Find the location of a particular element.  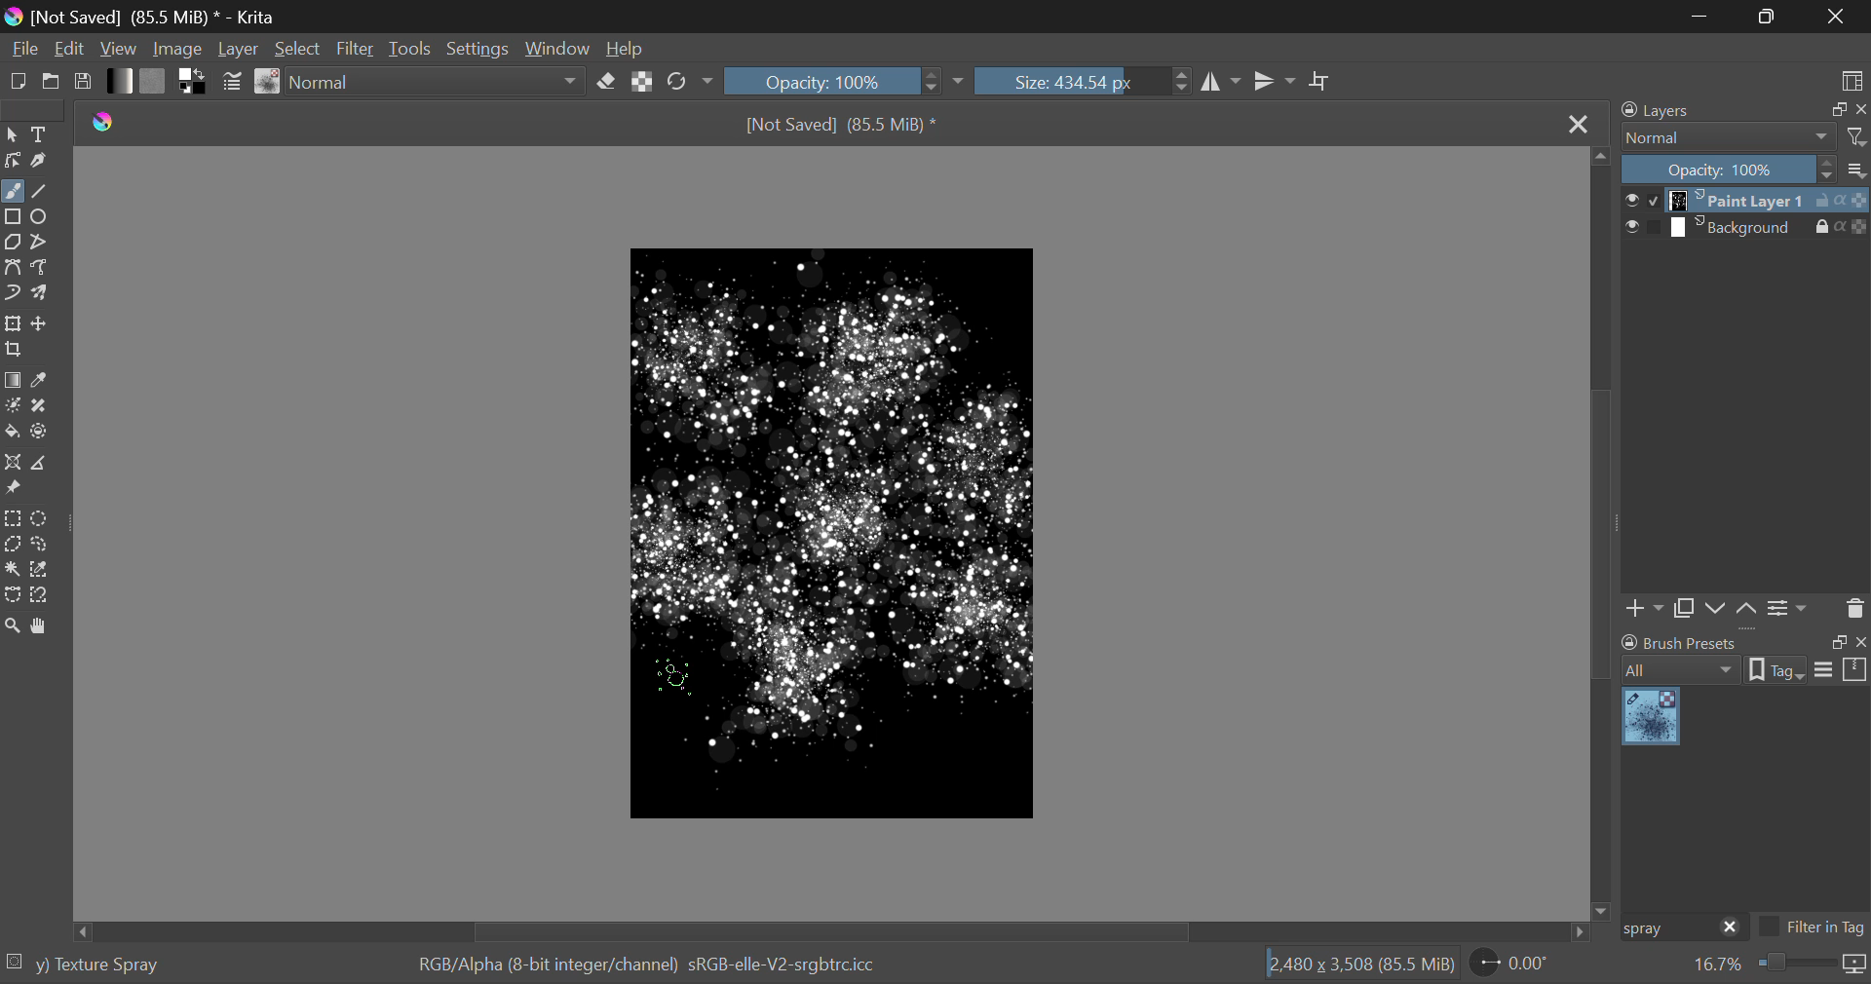

Layer is located at coordinates (240, 48).